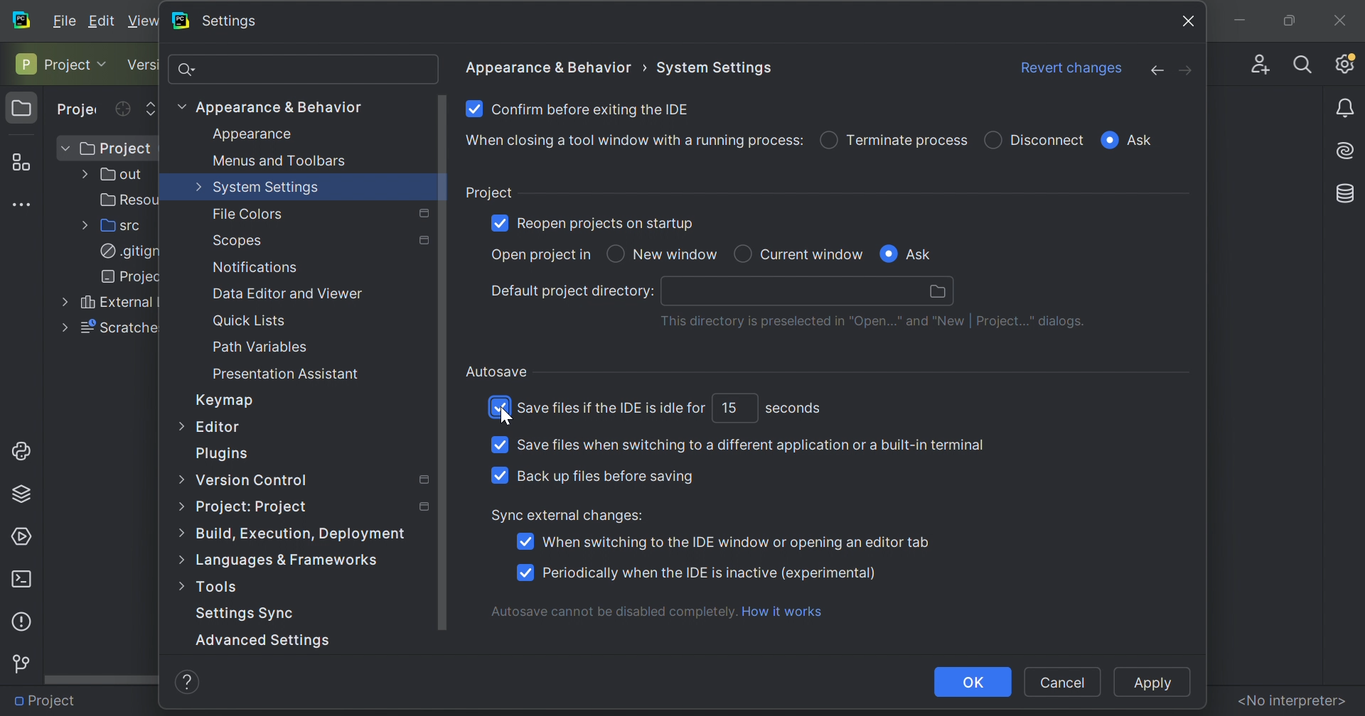  I want to click on Current Window, so click(813, 253).